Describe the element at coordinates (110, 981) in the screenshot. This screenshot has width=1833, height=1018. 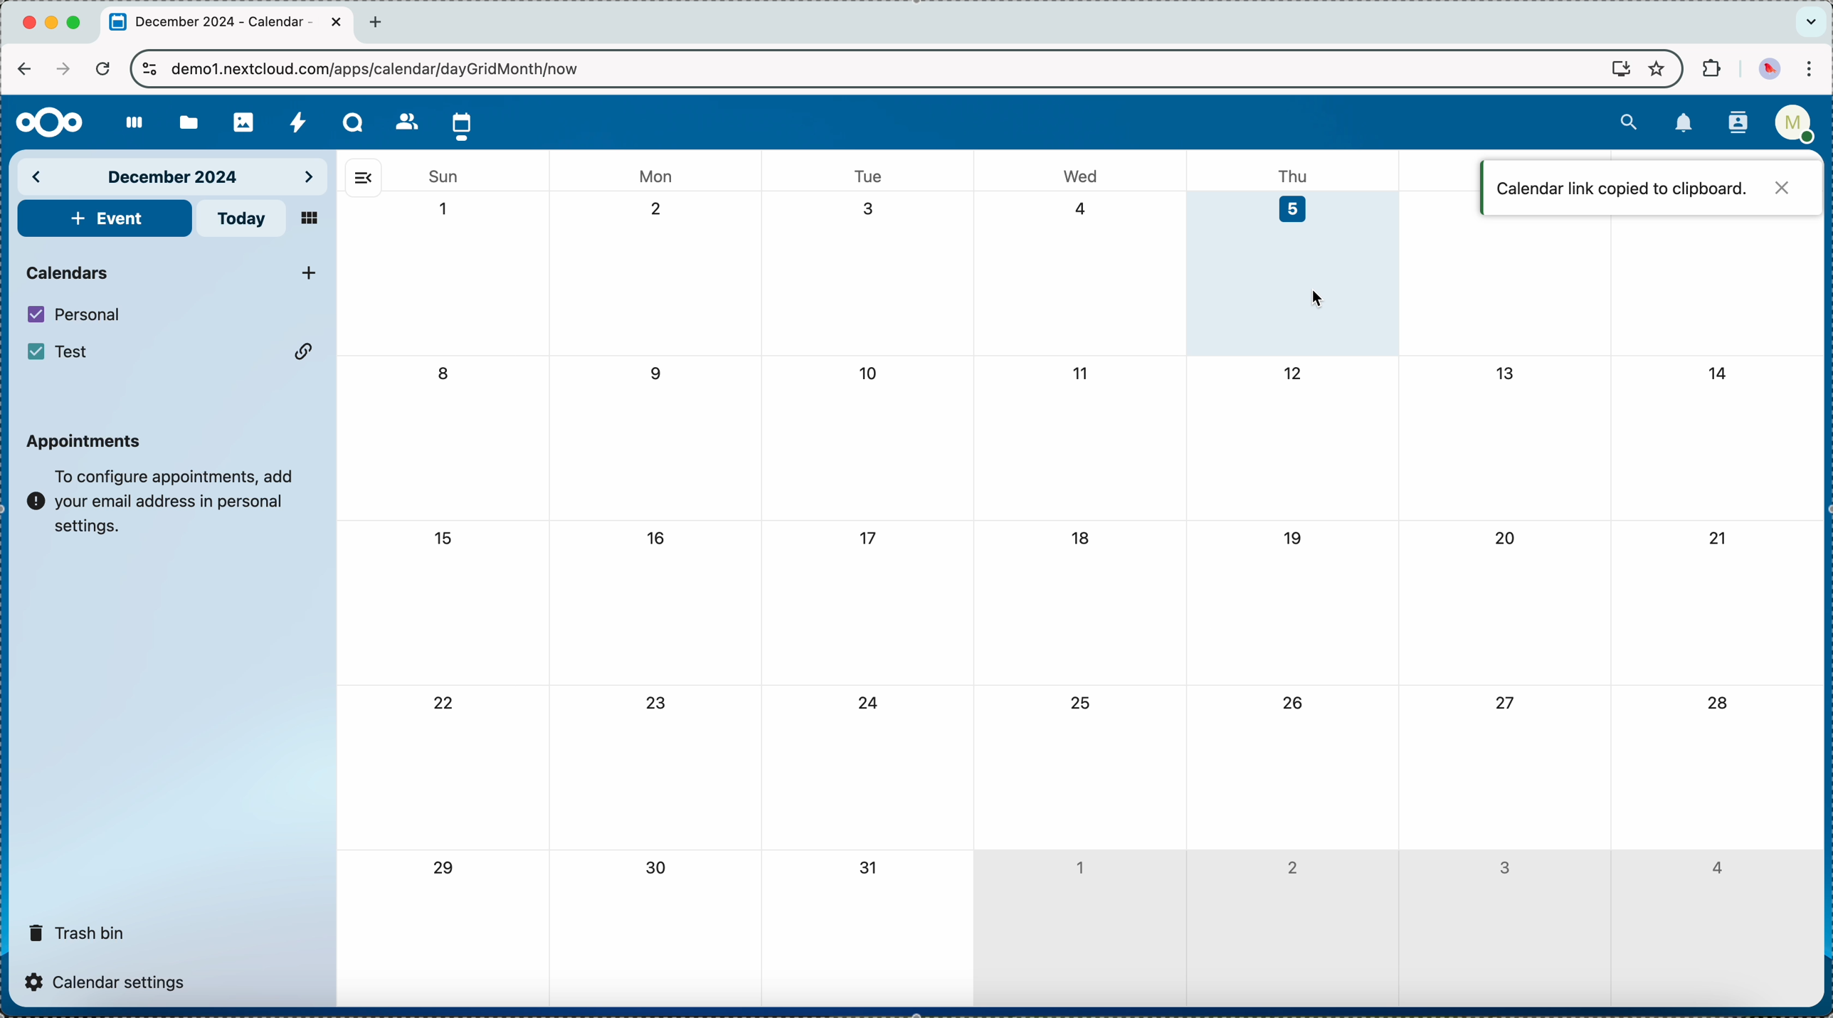
I see `calendar settings` at that location.